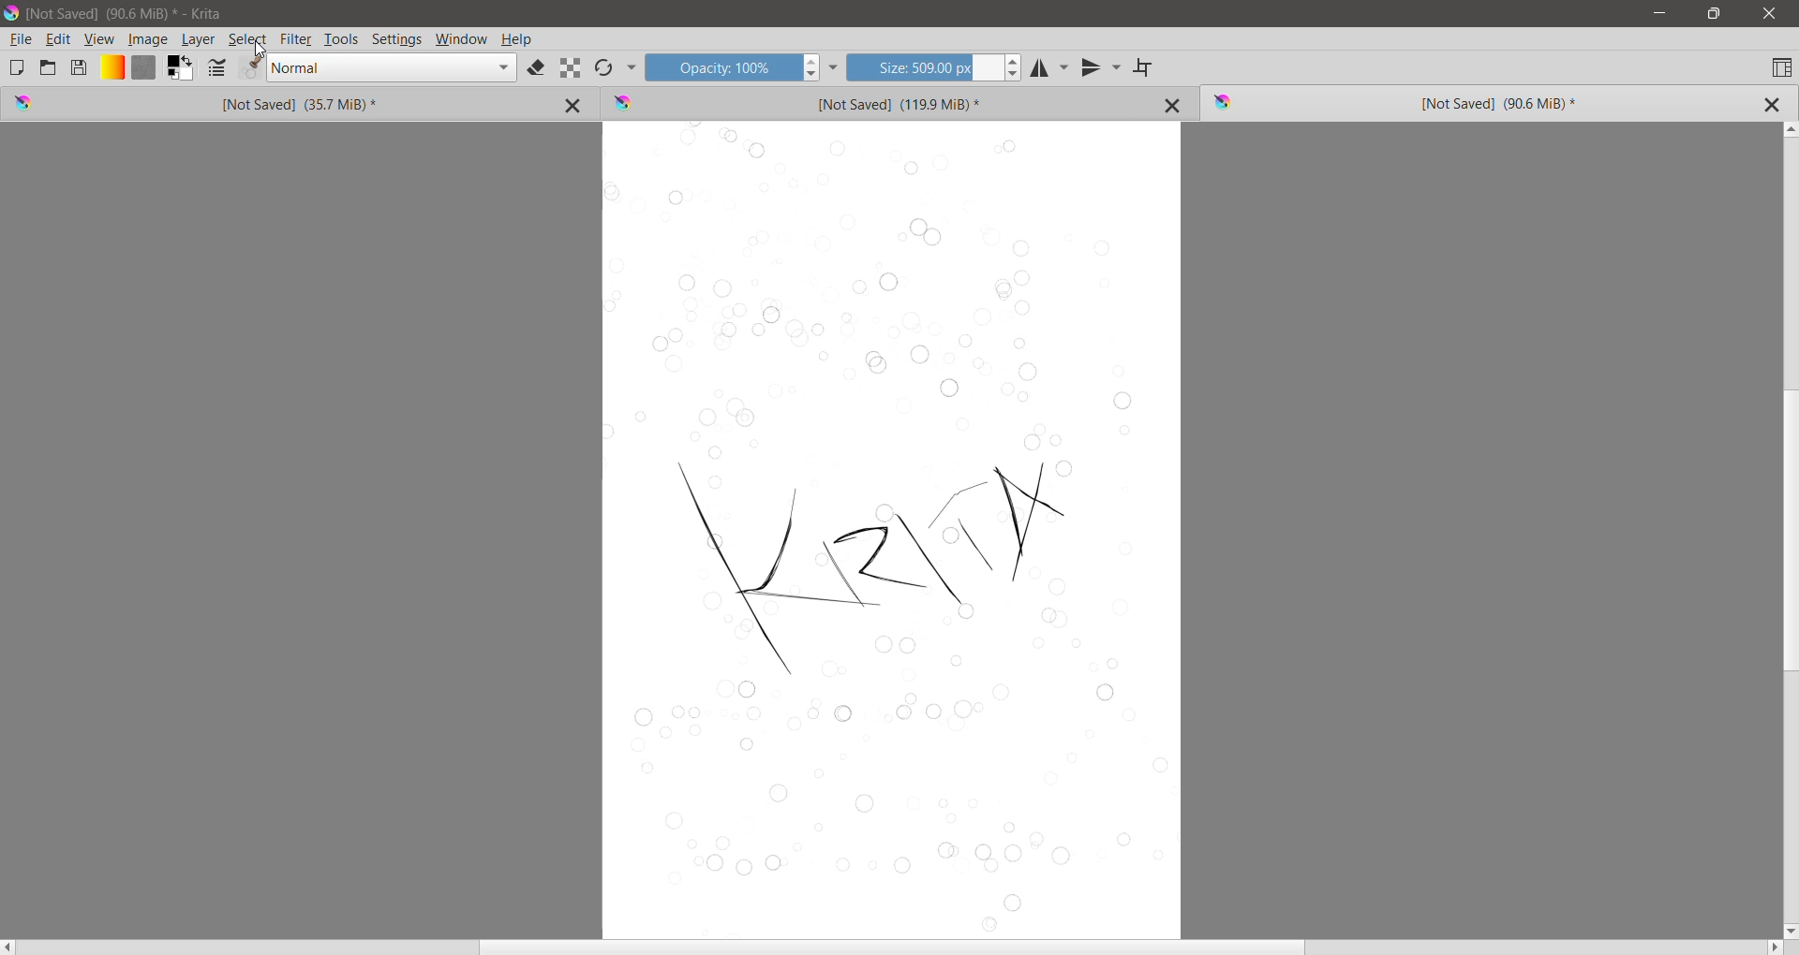  I want to click on Choose Workspace, so click(1781, 66).